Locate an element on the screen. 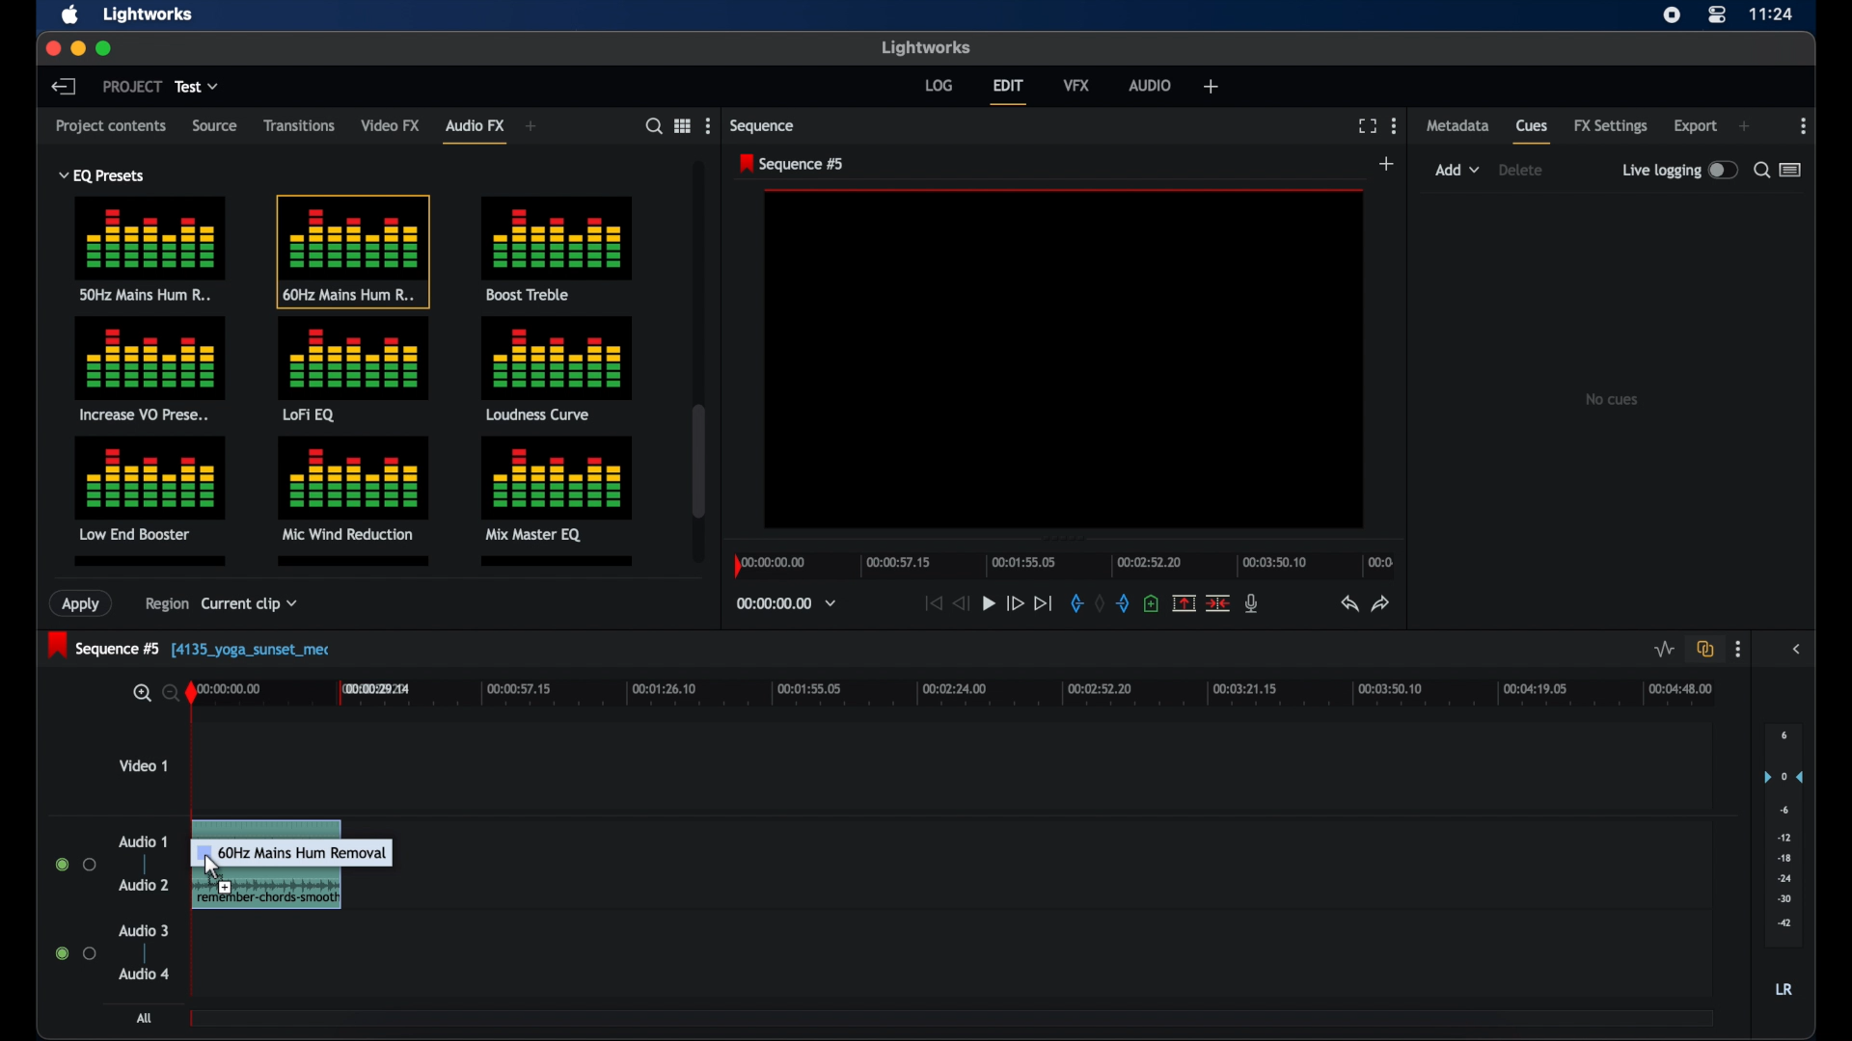 This screenshot has height=1041, width=1852. project is located at coordinates (132, 86).